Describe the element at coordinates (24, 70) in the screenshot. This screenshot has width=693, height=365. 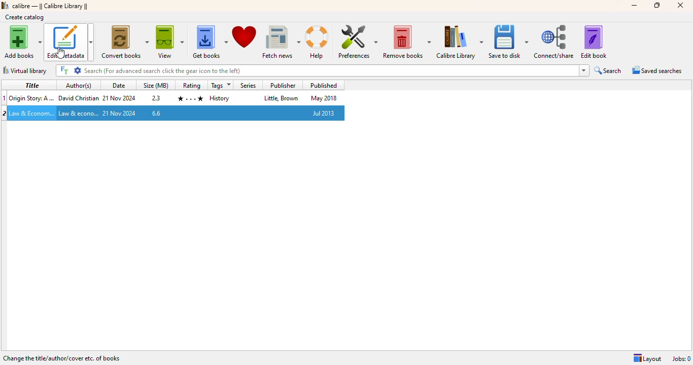
I see `virtual library` at that location.